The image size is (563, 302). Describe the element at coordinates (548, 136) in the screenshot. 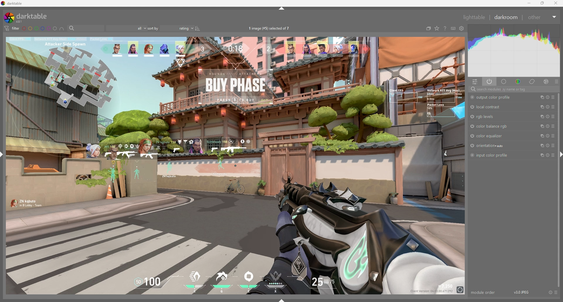

I see `reset` at that location.